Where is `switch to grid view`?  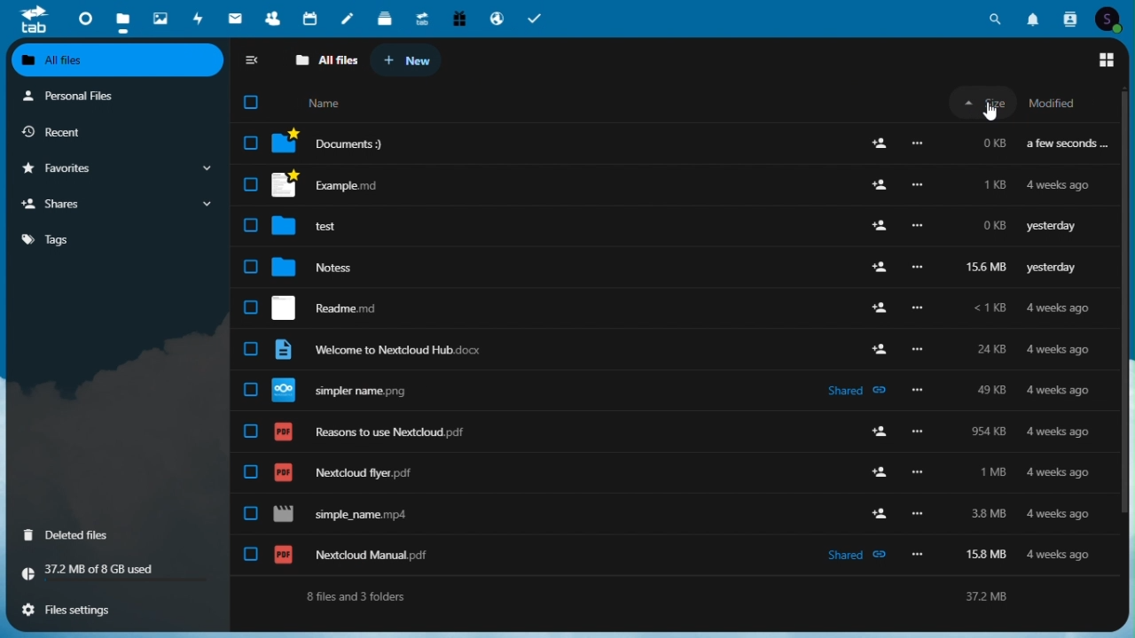
switch to grid view is located at coordinates (1107, 60).